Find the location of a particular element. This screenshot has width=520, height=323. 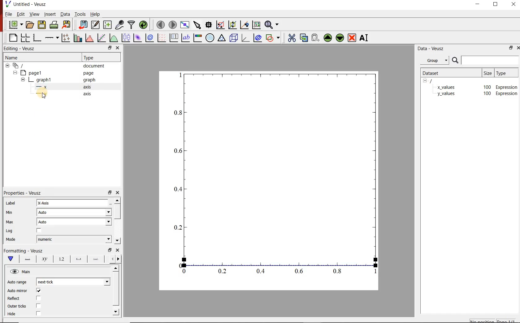

restore down is located at coordinates (110, 192).